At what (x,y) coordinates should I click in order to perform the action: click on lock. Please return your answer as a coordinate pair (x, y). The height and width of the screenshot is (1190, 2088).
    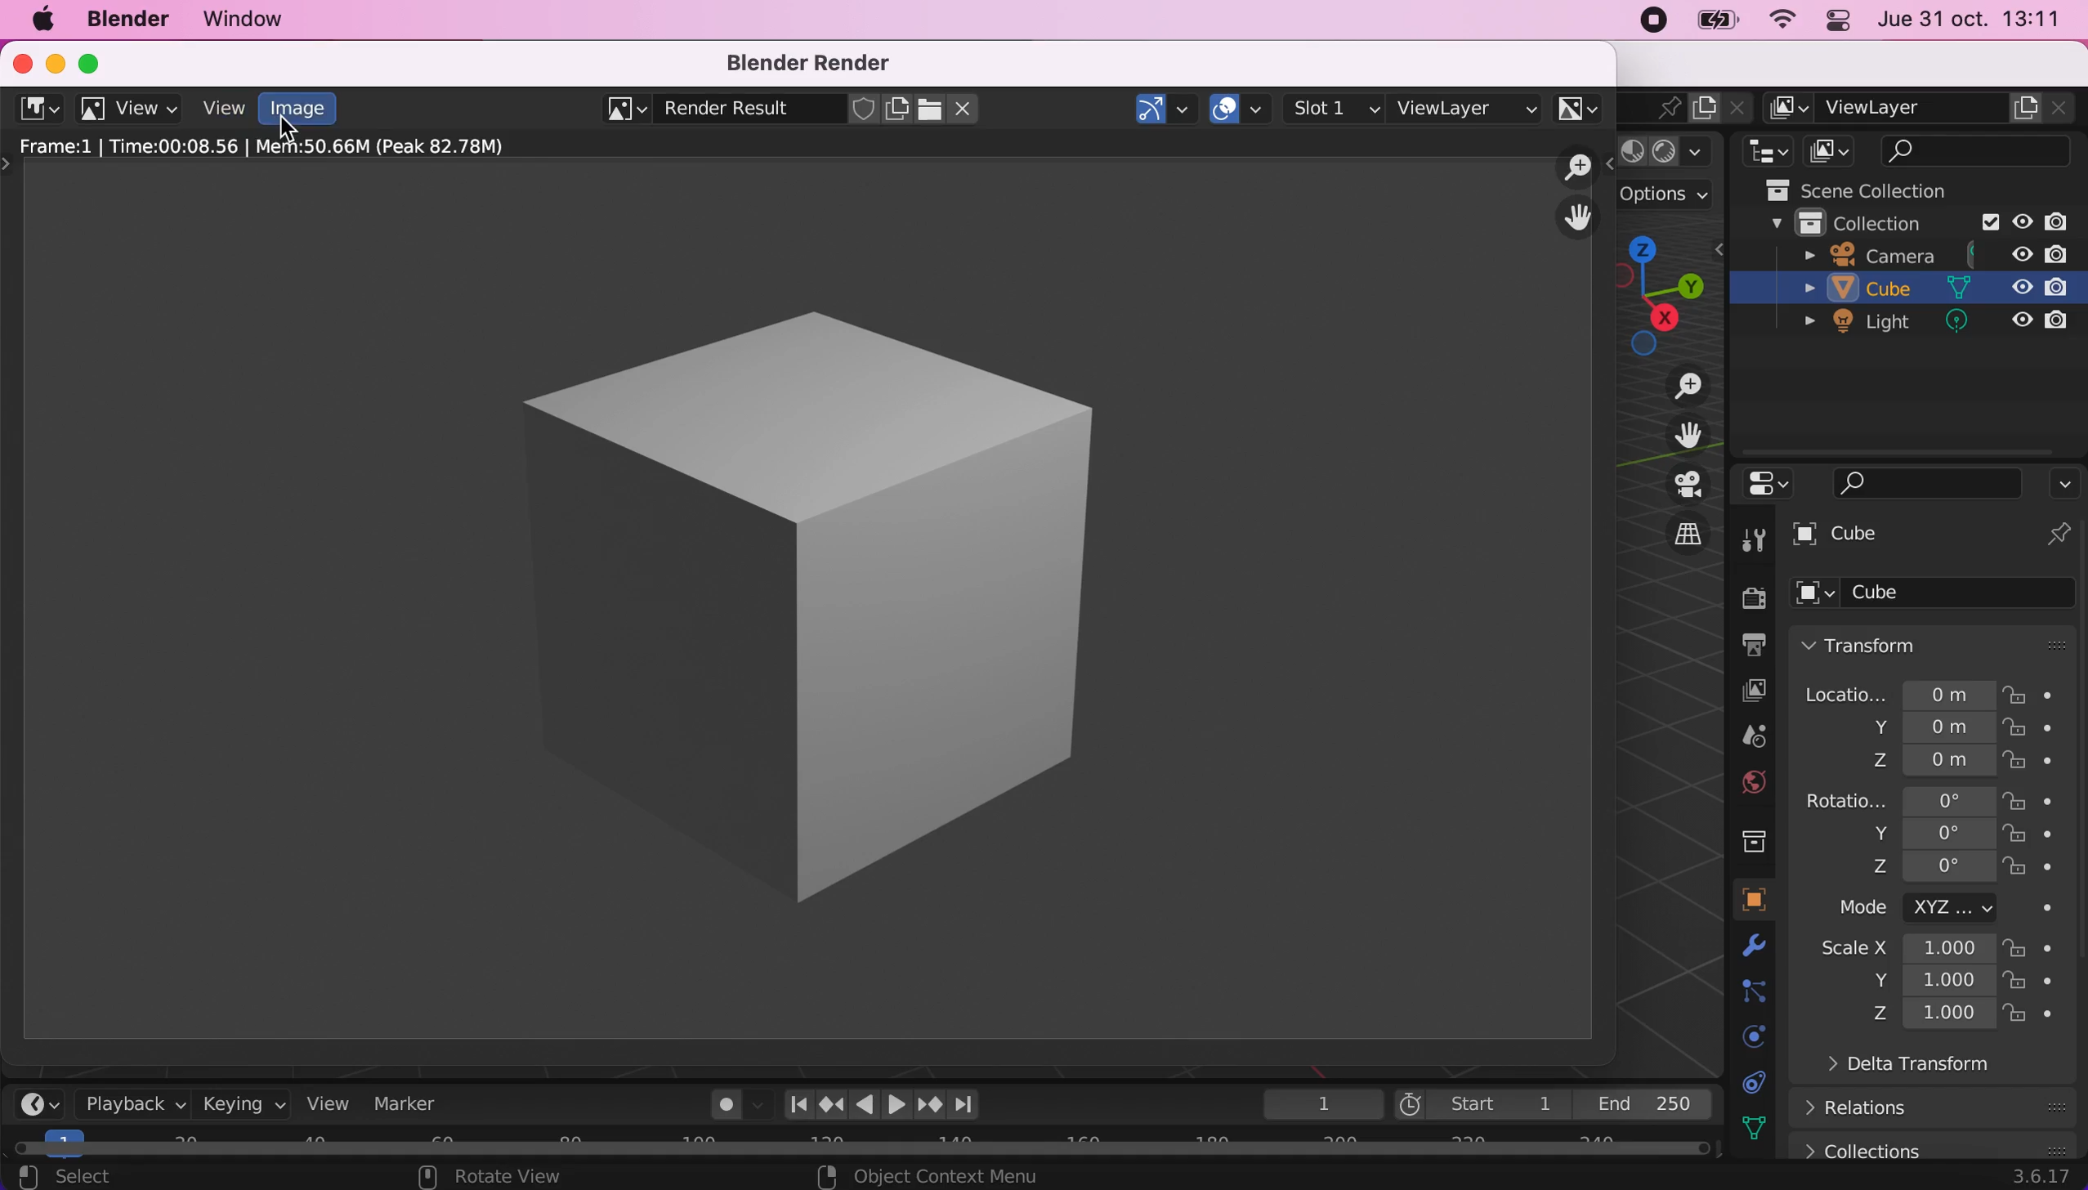
    Looking at the image, I should click on (2038, 693).